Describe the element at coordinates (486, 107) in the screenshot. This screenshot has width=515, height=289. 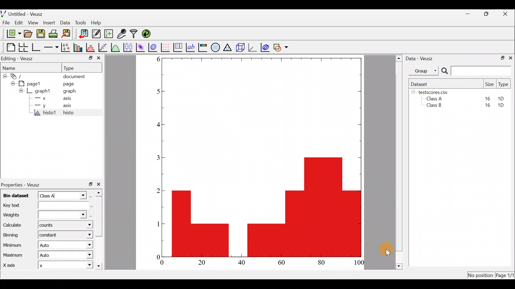
I see `16` at that location.